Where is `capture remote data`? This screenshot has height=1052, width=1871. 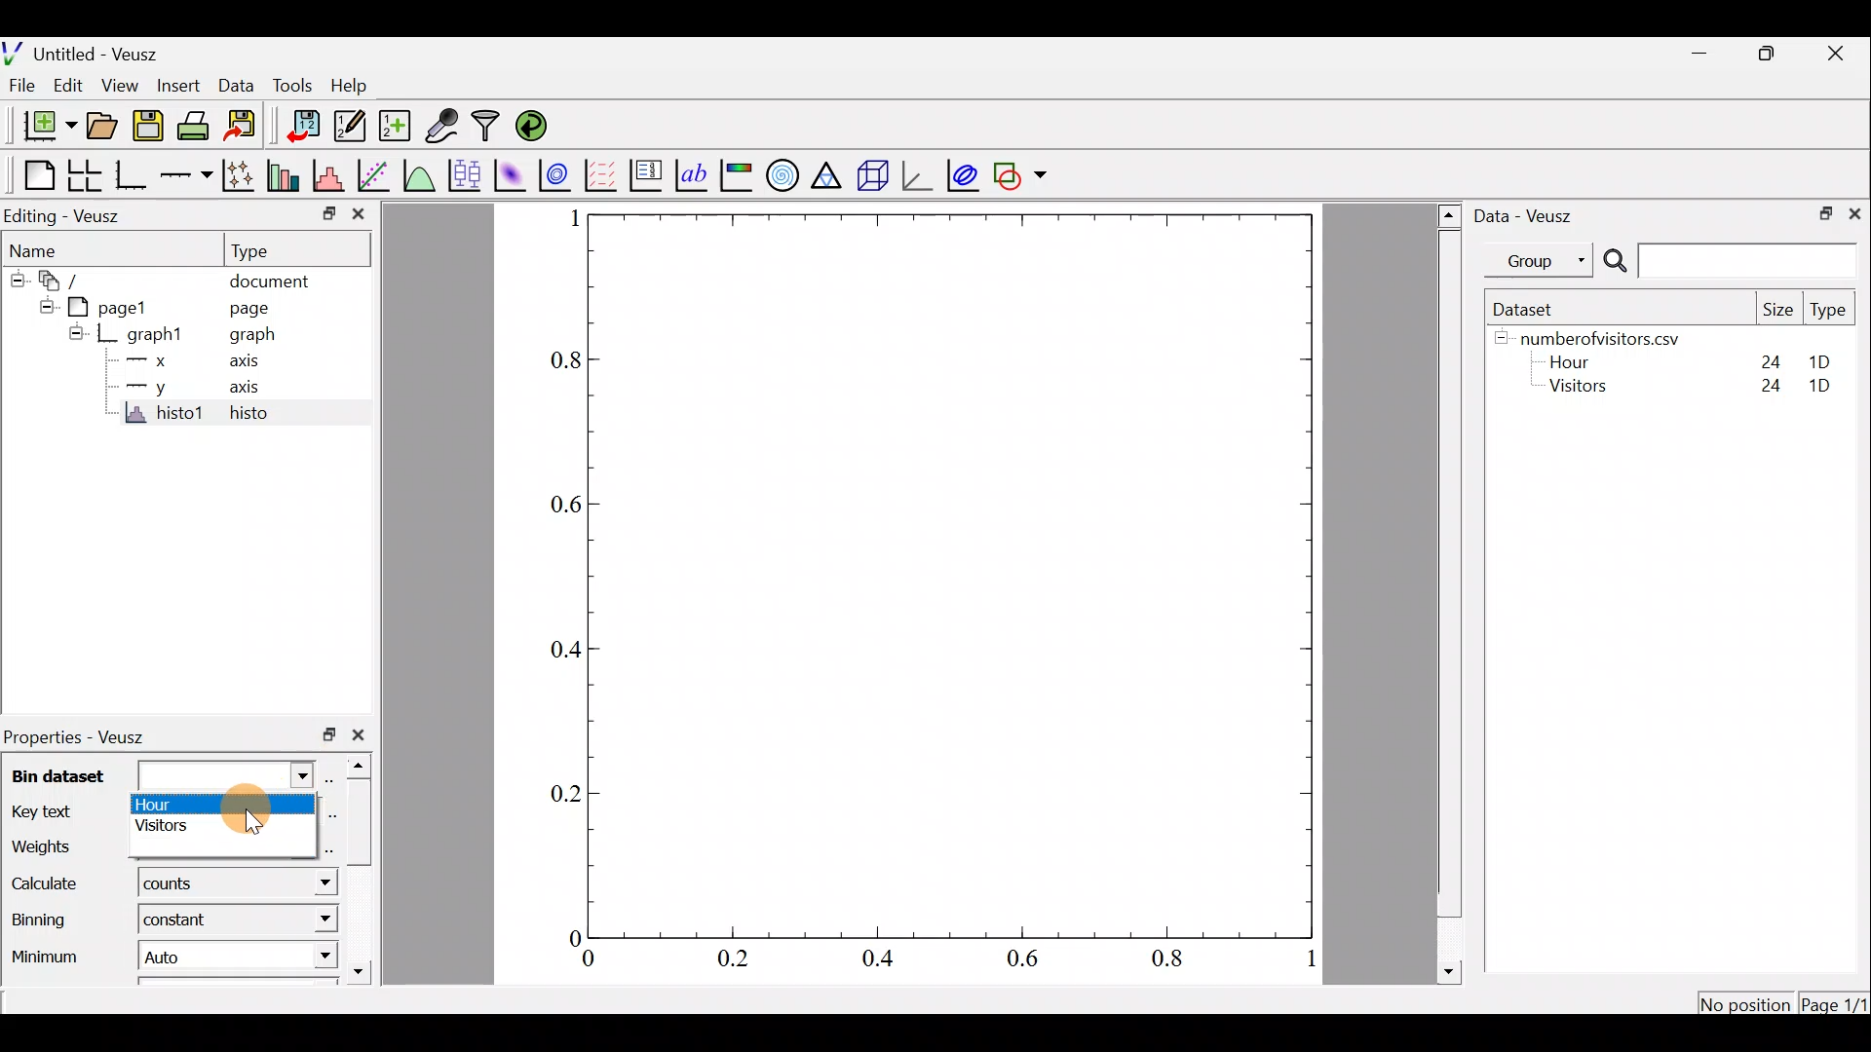 capture remote data is located at coordinates (440, 126).